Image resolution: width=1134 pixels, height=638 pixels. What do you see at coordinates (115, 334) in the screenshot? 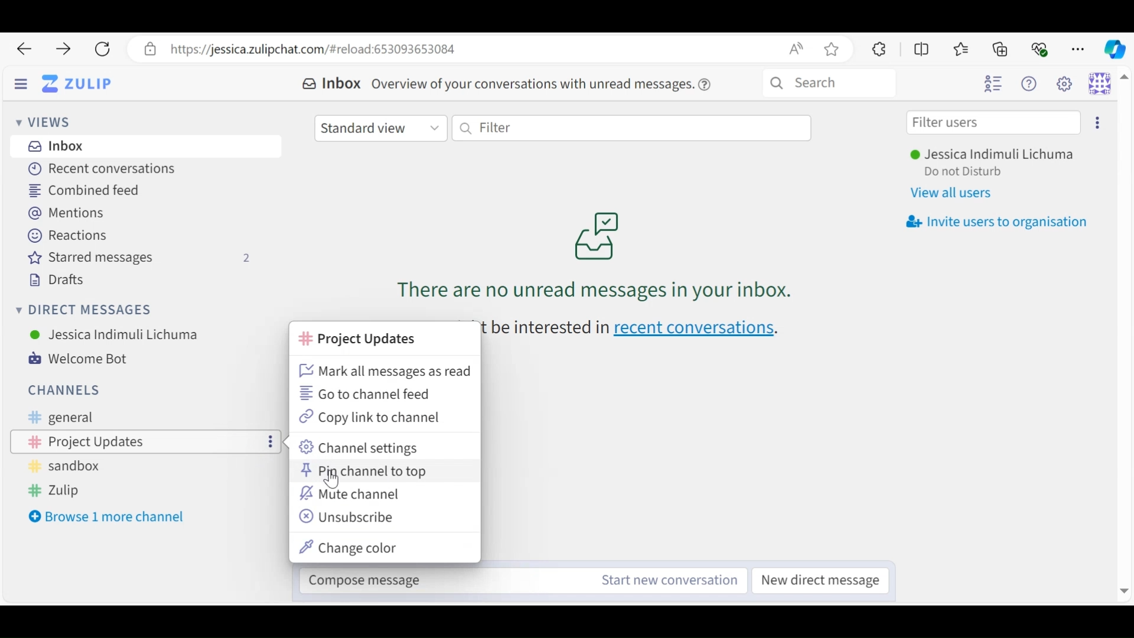
I see `Use` at bounding box center [115, 334].